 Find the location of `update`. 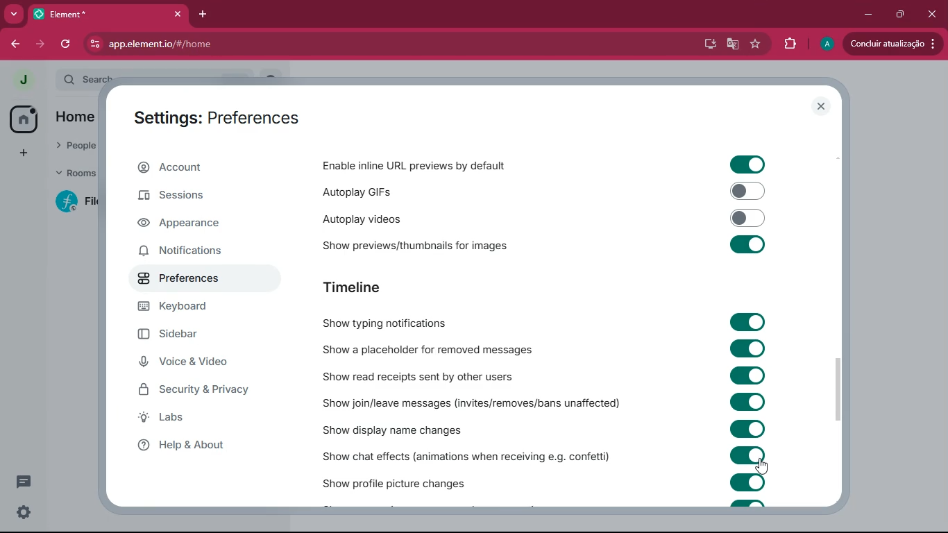

update is located at coordinates (893, 44).